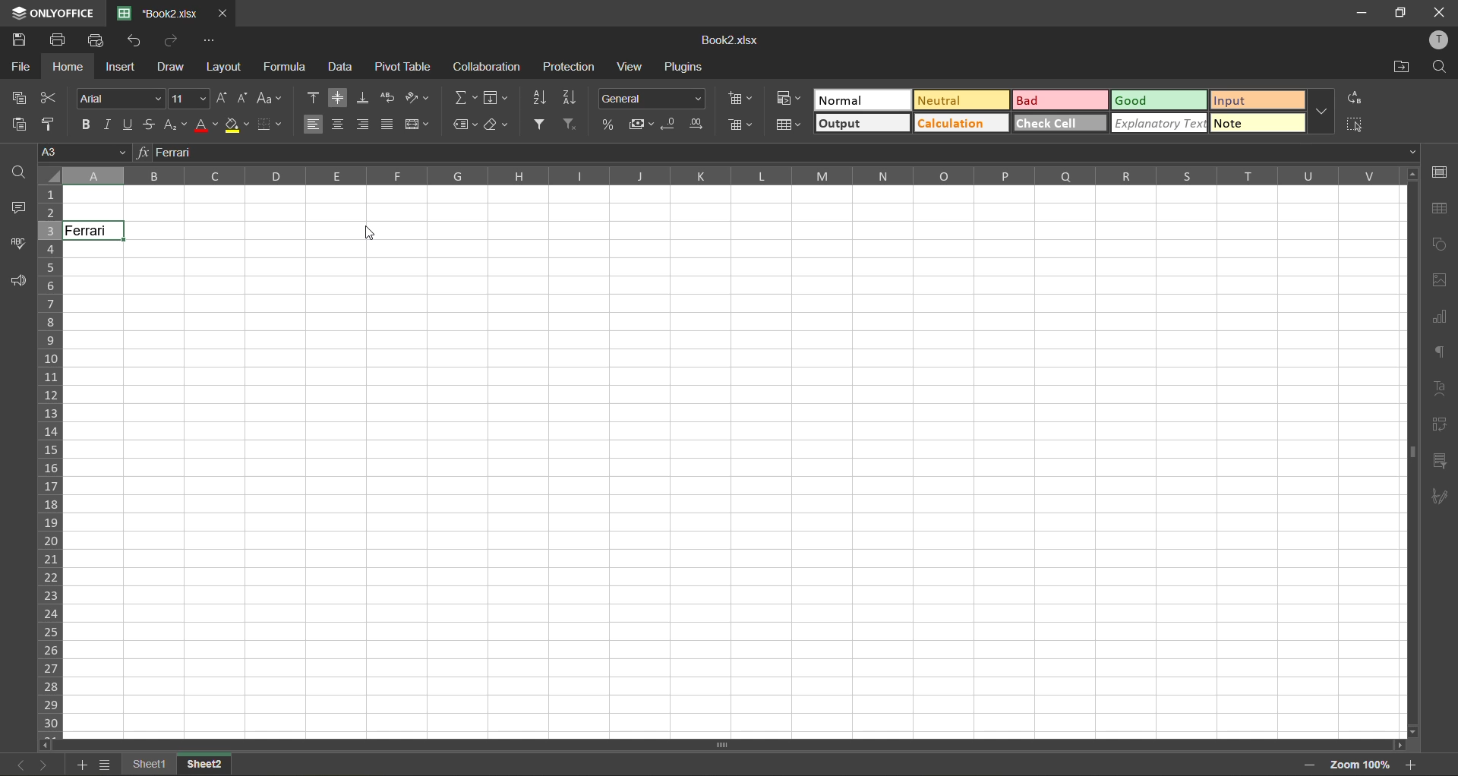 Image resolution: width=1458 pixels, height=776 pixels. I want to click on paragraph, so click(1440, 352).